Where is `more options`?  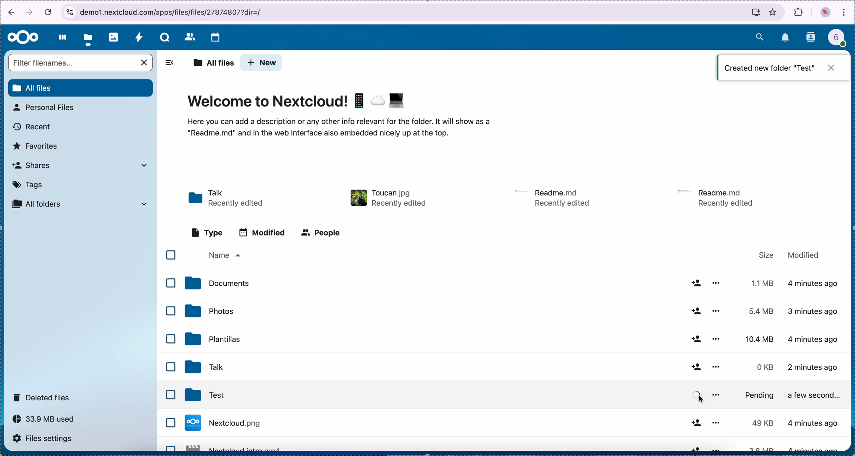 more options is located at coordinates (716, 310).